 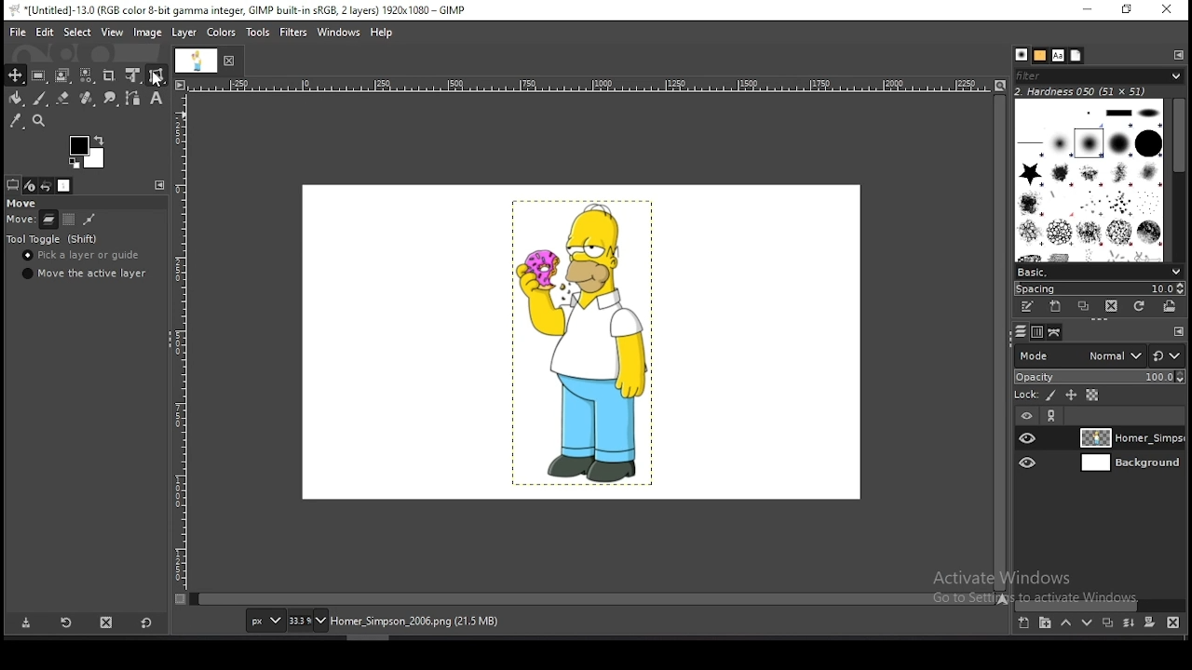 I want to click on scale, so click(x=590, y=86).